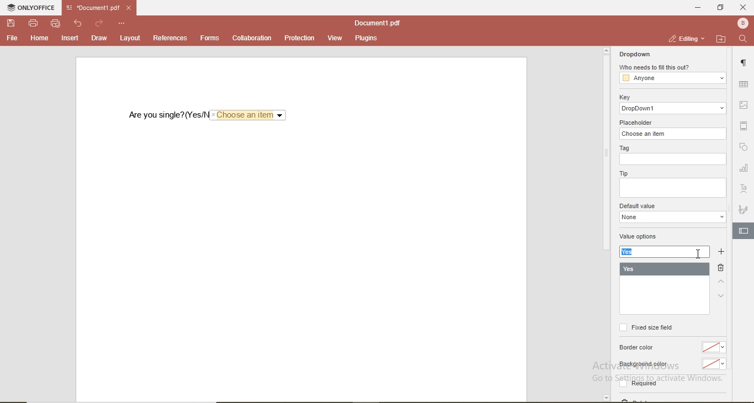 Image resolution: width=754 pixels, height=403 pixels. Describe the element at coordinates (635, 55) in the screenshot. I see `dropdown` at that location.